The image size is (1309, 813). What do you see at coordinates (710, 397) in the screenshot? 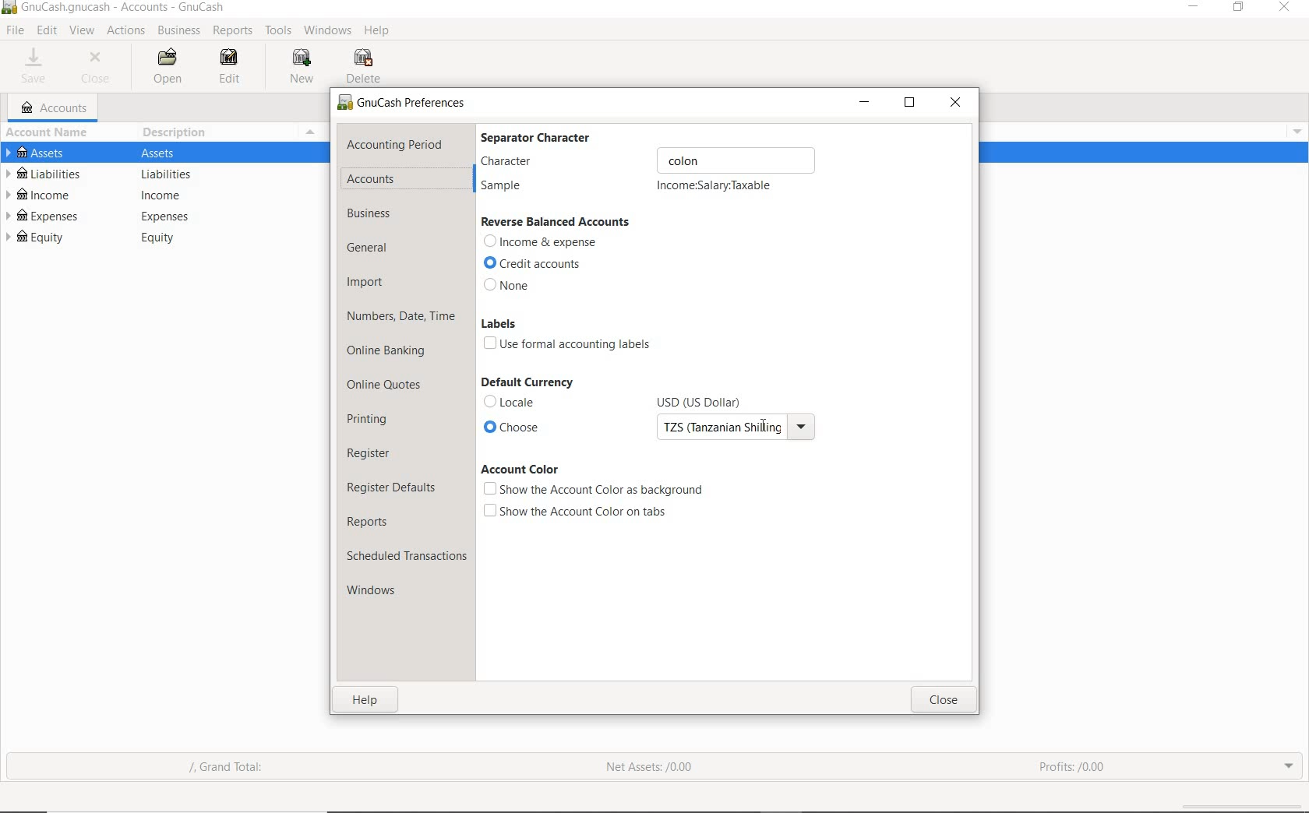
I see `` at bounding box center [710, 397].